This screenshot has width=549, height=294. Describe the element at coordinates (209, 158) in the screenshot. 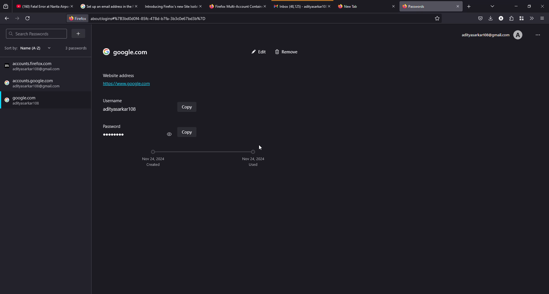

I see `timeline` at that location.